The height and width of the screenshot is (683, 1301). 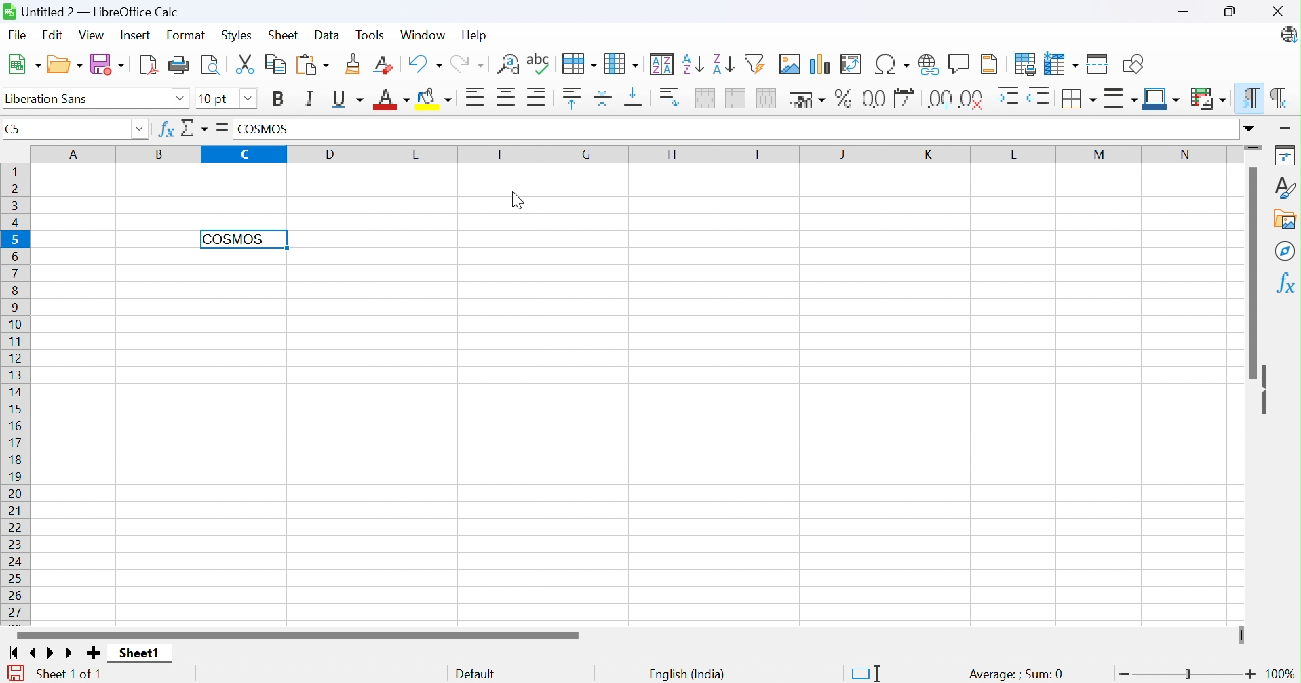 I want to click on Decrease indent, so click(x=1041, y=98).